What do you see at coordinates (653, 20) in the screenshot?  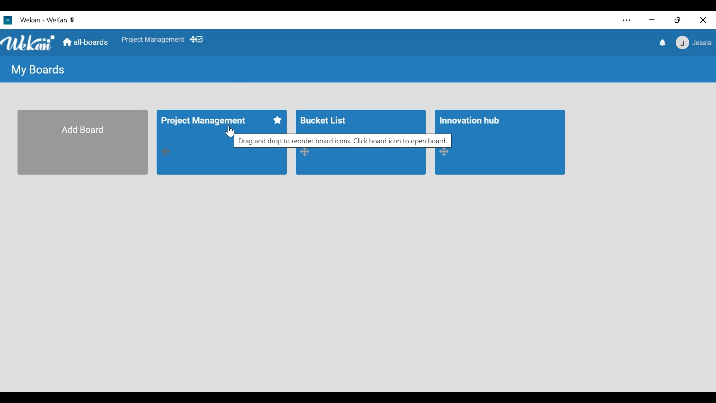 I see `minimize` at bounding box center [653, 20].